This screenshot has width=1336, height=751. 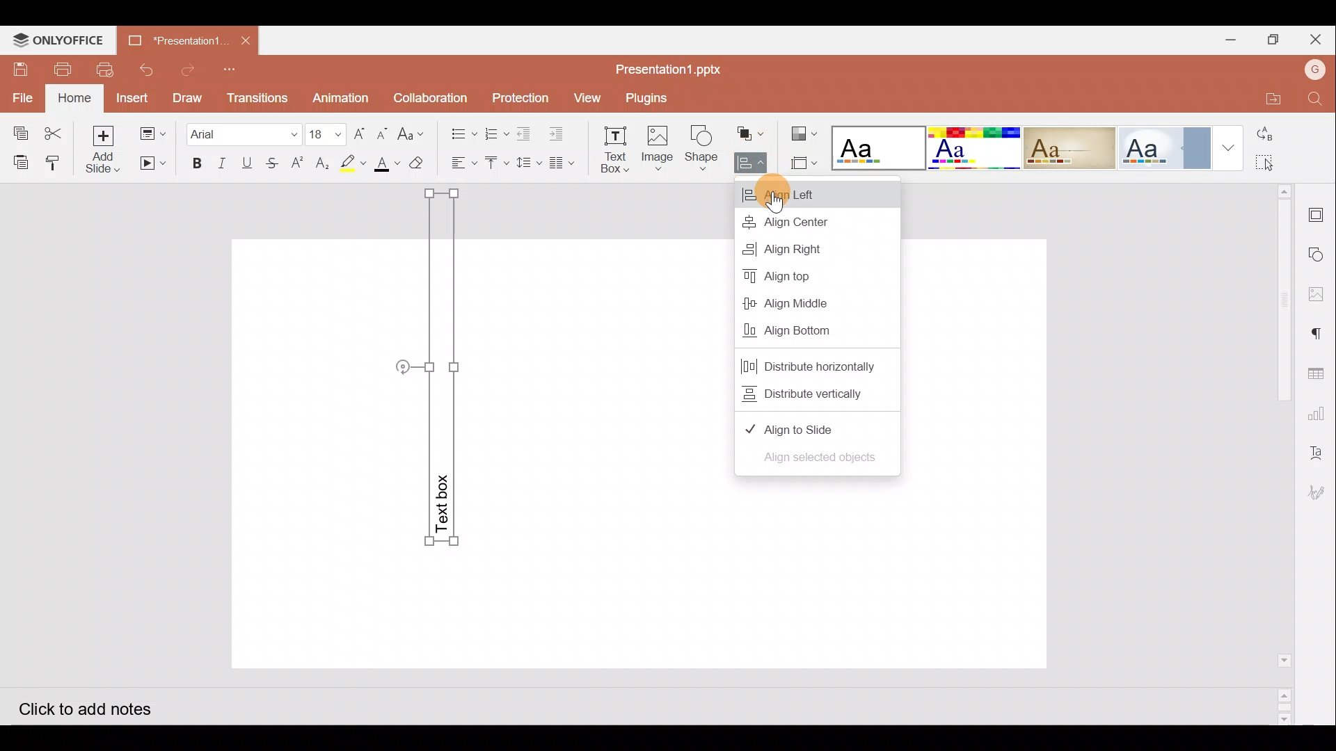 I want to click on Click to add notes, so click(x=97, y=706).